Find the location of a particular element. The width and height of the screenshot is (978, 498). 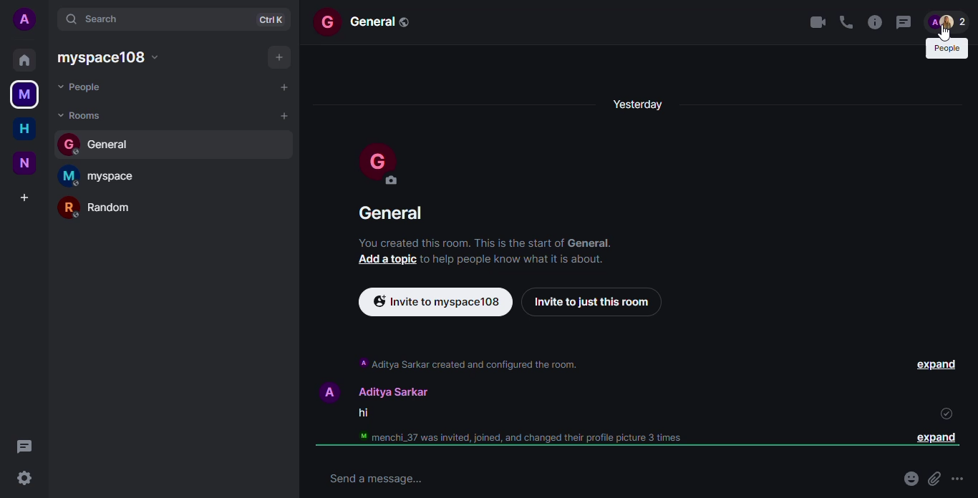

‘You created this room. This is the start of General. is located at coordinates (493, 243).